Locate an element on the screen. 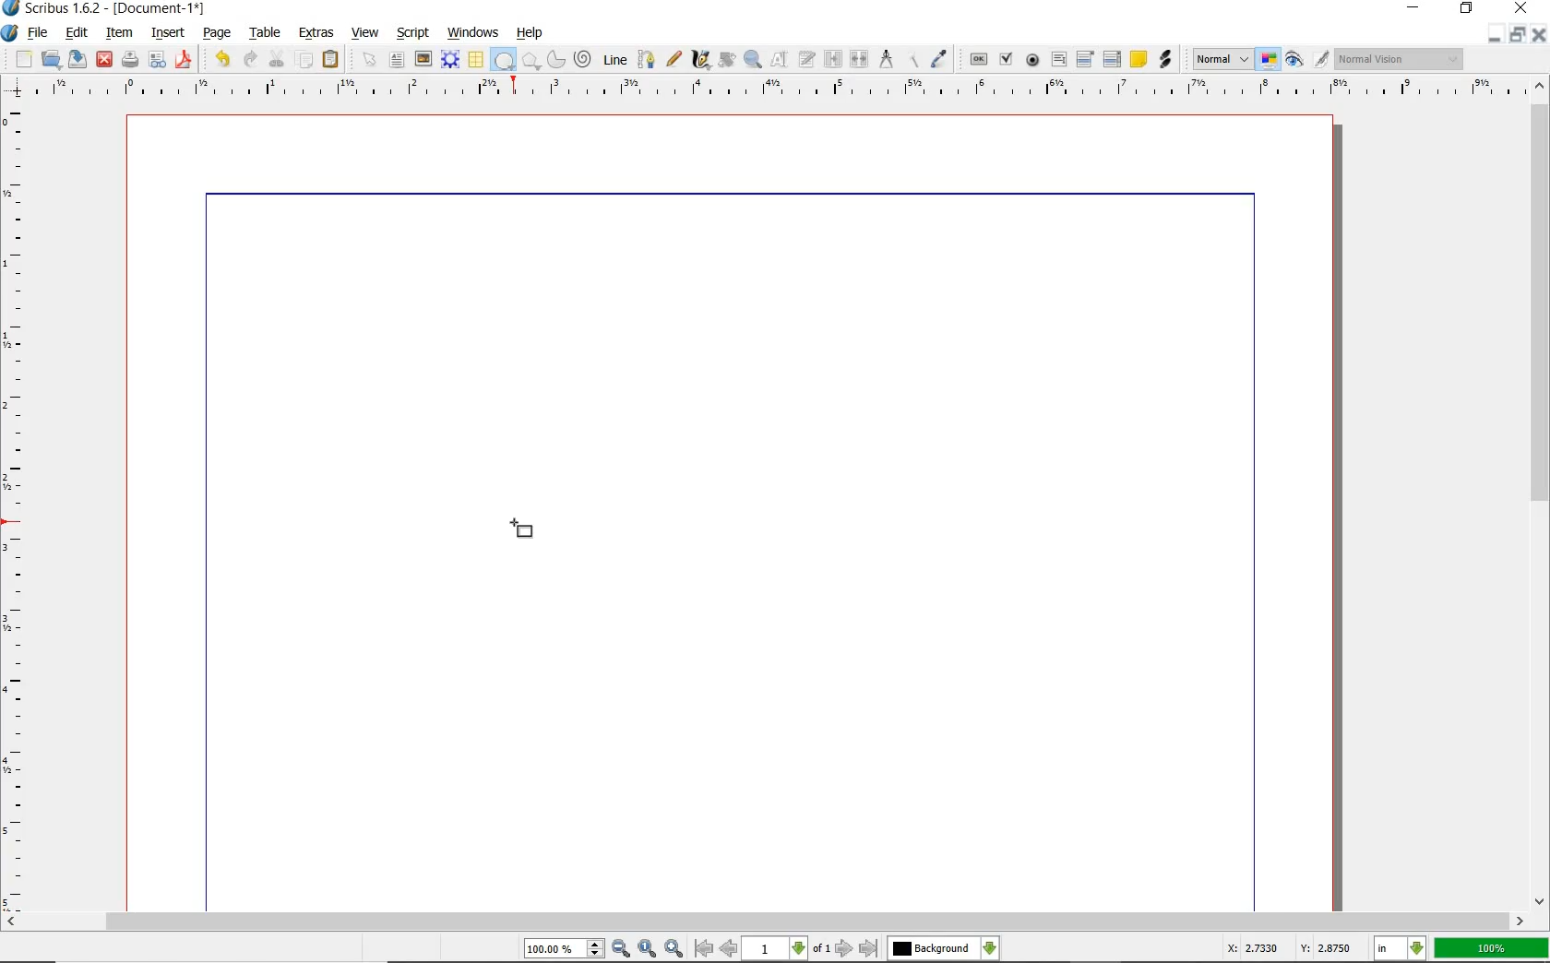  shape tool is located at coordinates (521, 535).